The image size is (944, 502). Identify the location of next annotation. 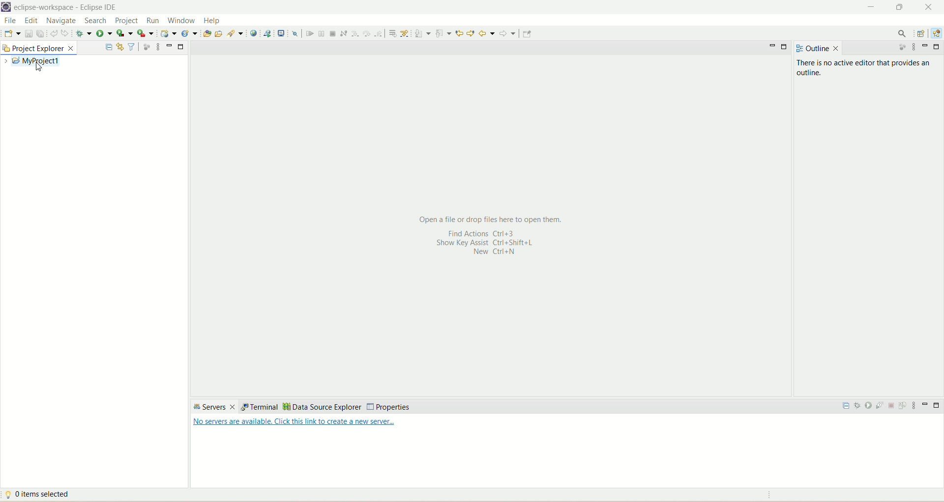
(423, 34).